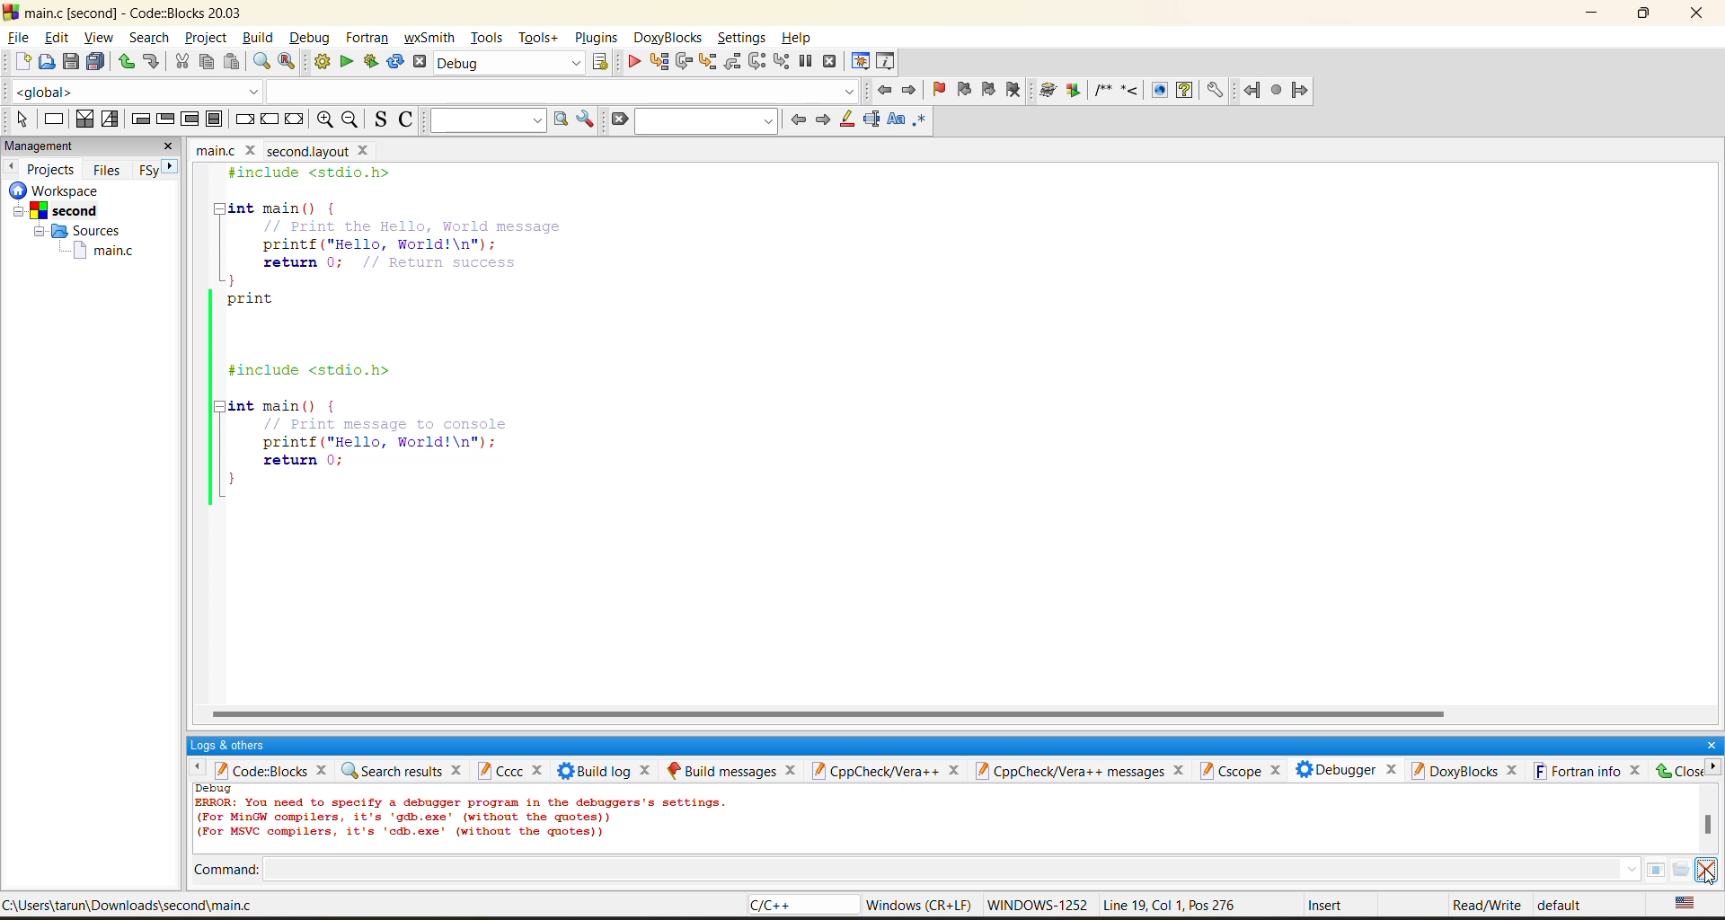 The width and height of the screenshot is (1725, 920). I want to click on stop debugger, so click(828, 60).